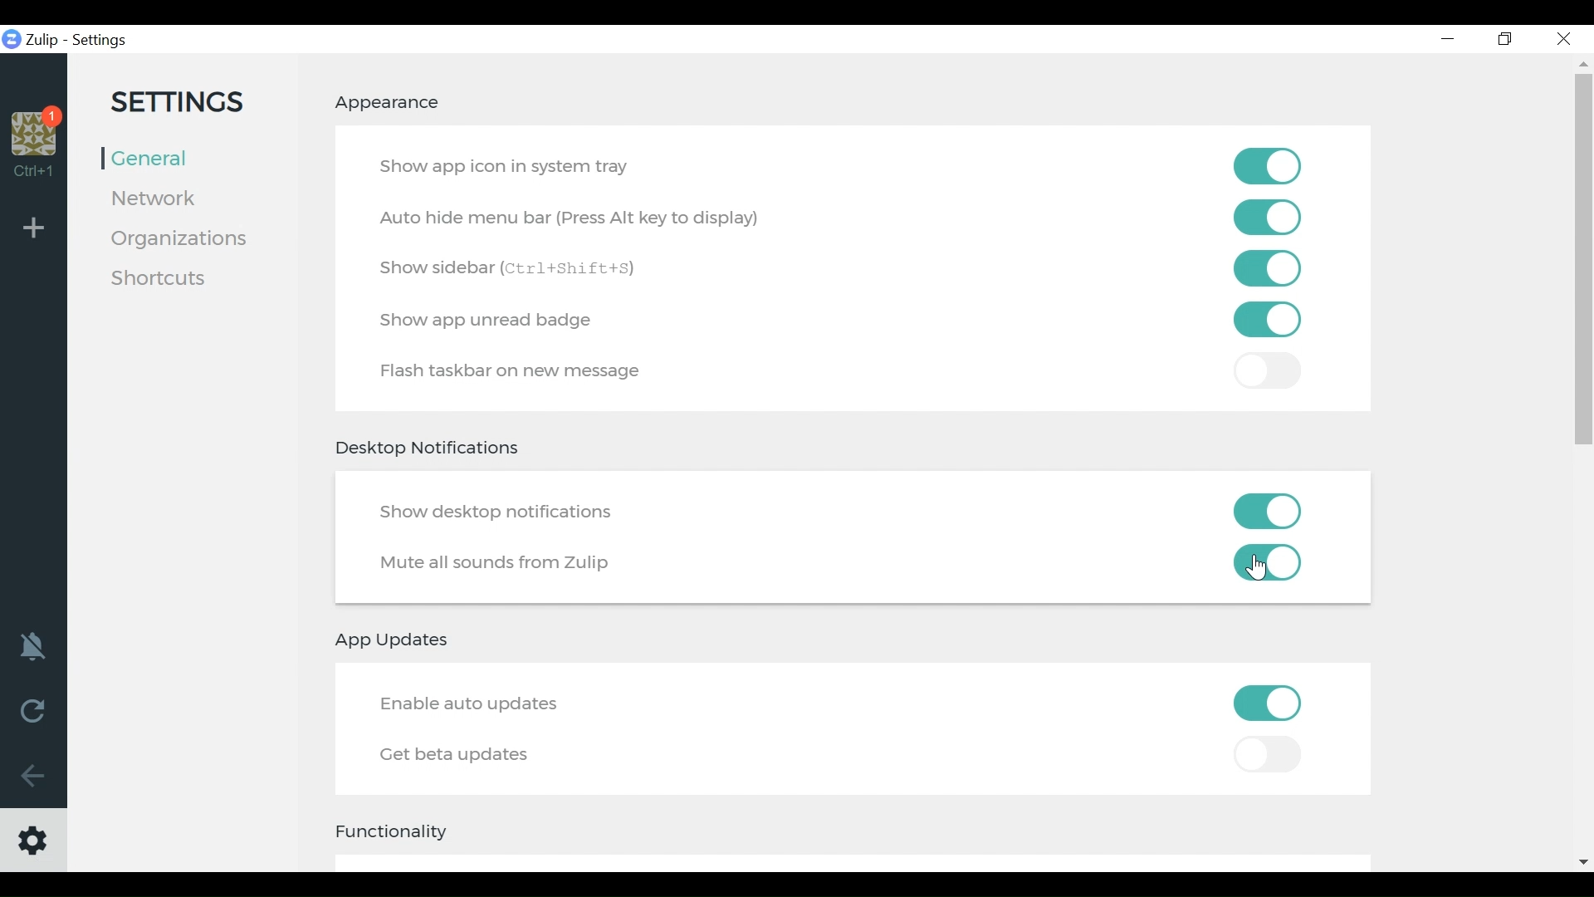 This screenshot has width=1594, height=897. What do you see at coordinates (32, 709) in the screenshot?
I see `Reload` at bounding box center [32, 709].